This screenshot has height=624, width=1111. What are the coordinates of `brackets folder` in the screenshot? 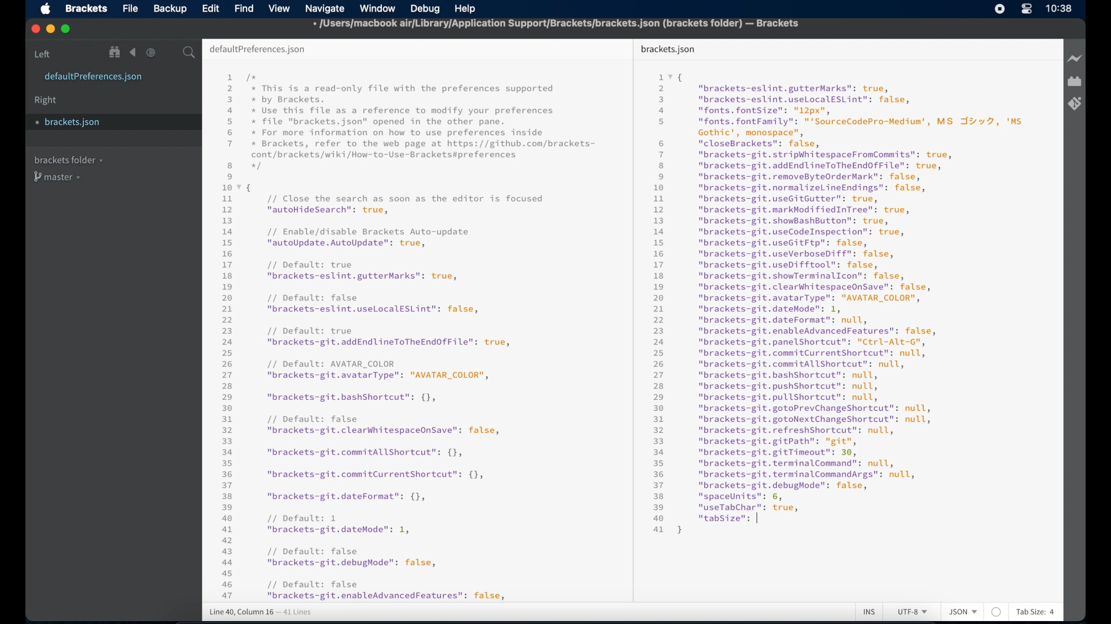 It's located at (68, 159).